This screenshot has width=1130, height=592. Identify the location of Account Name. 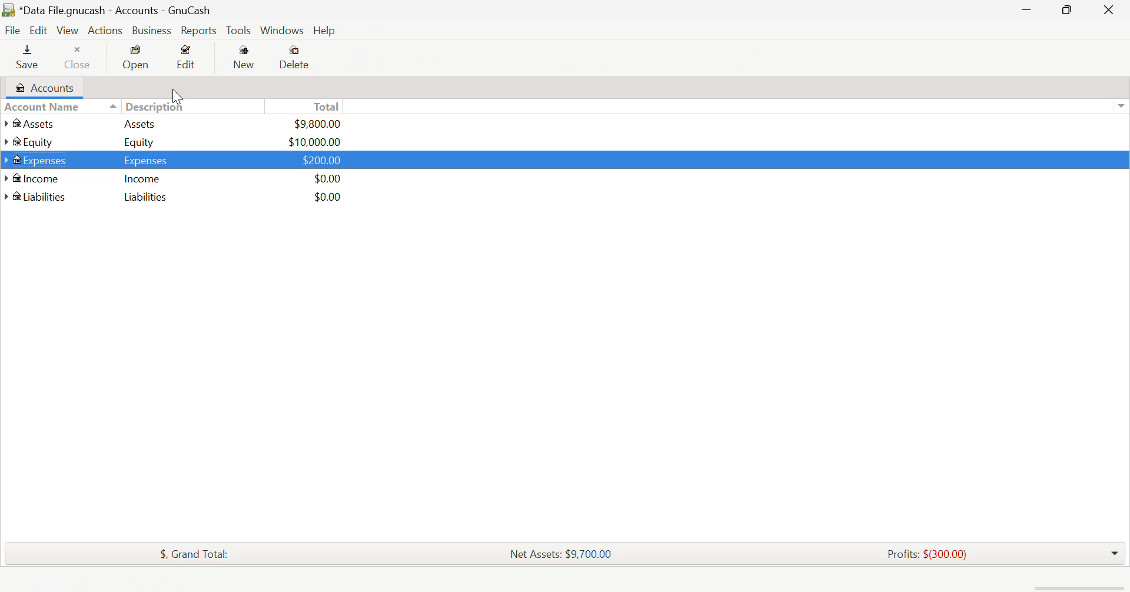
(44, 107).